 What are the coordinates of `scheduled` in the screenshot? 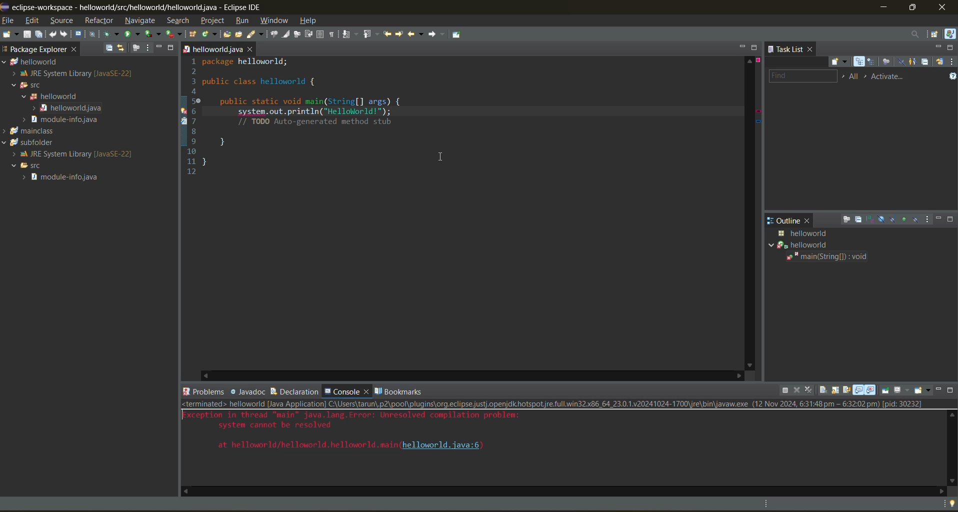 It's located at (872, 61).